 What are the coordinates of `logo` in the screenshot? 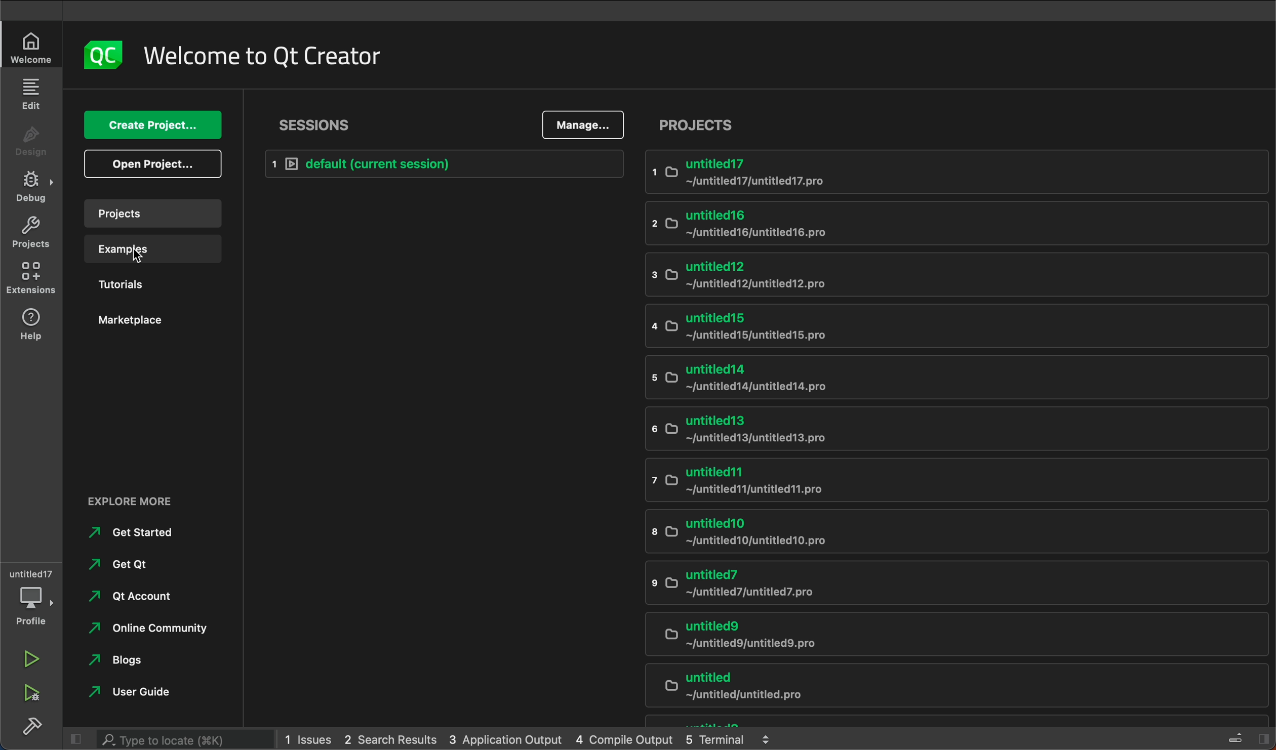 It's located at (103, 53).